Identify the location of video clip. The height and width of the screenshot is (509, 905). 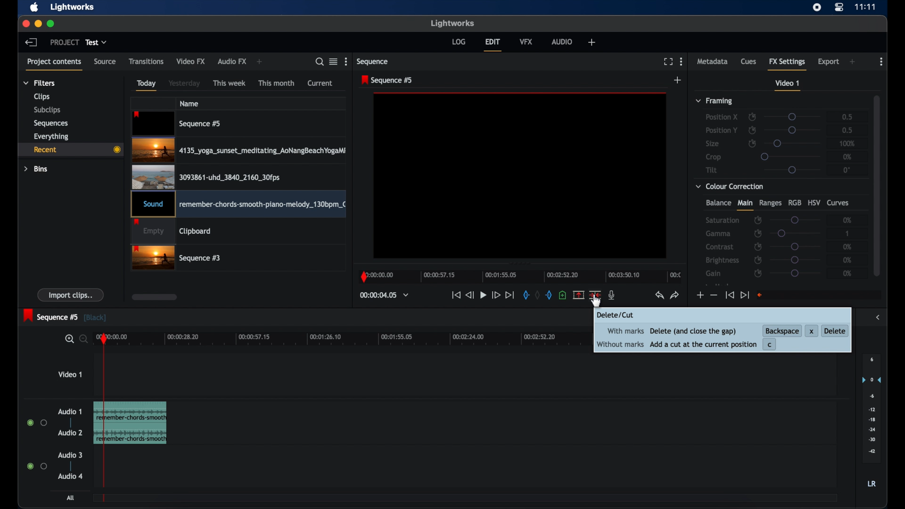
(177, 123).